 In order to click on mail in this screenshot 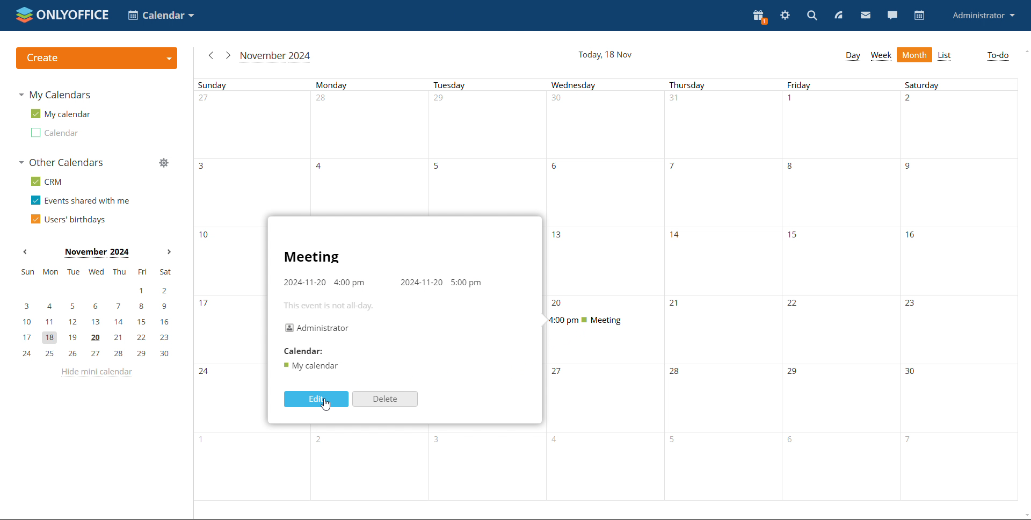, I will do `click(865, 15)`.